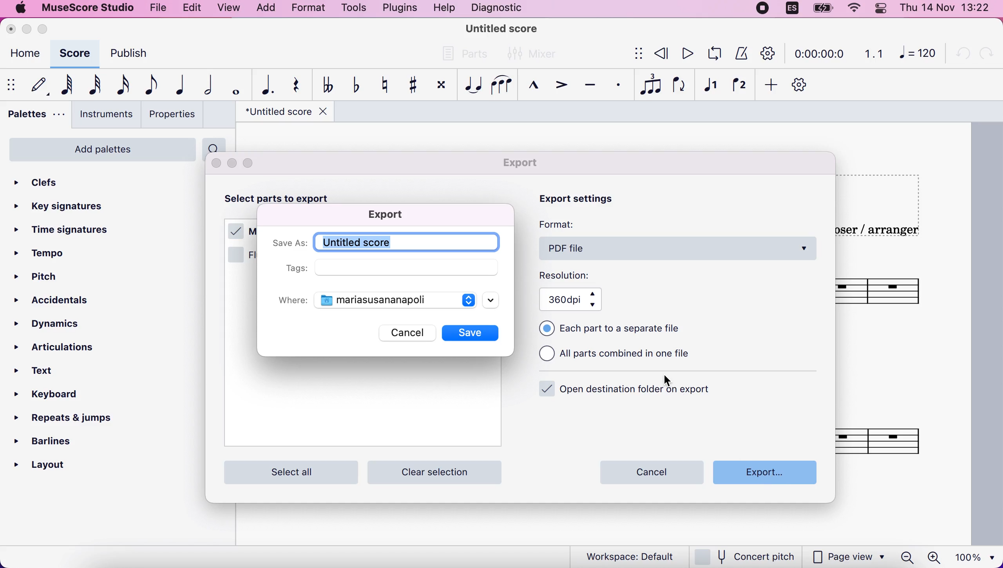 The width and height of the screenshot is (1003, 568). I want to click on save as, so click(288, 241).